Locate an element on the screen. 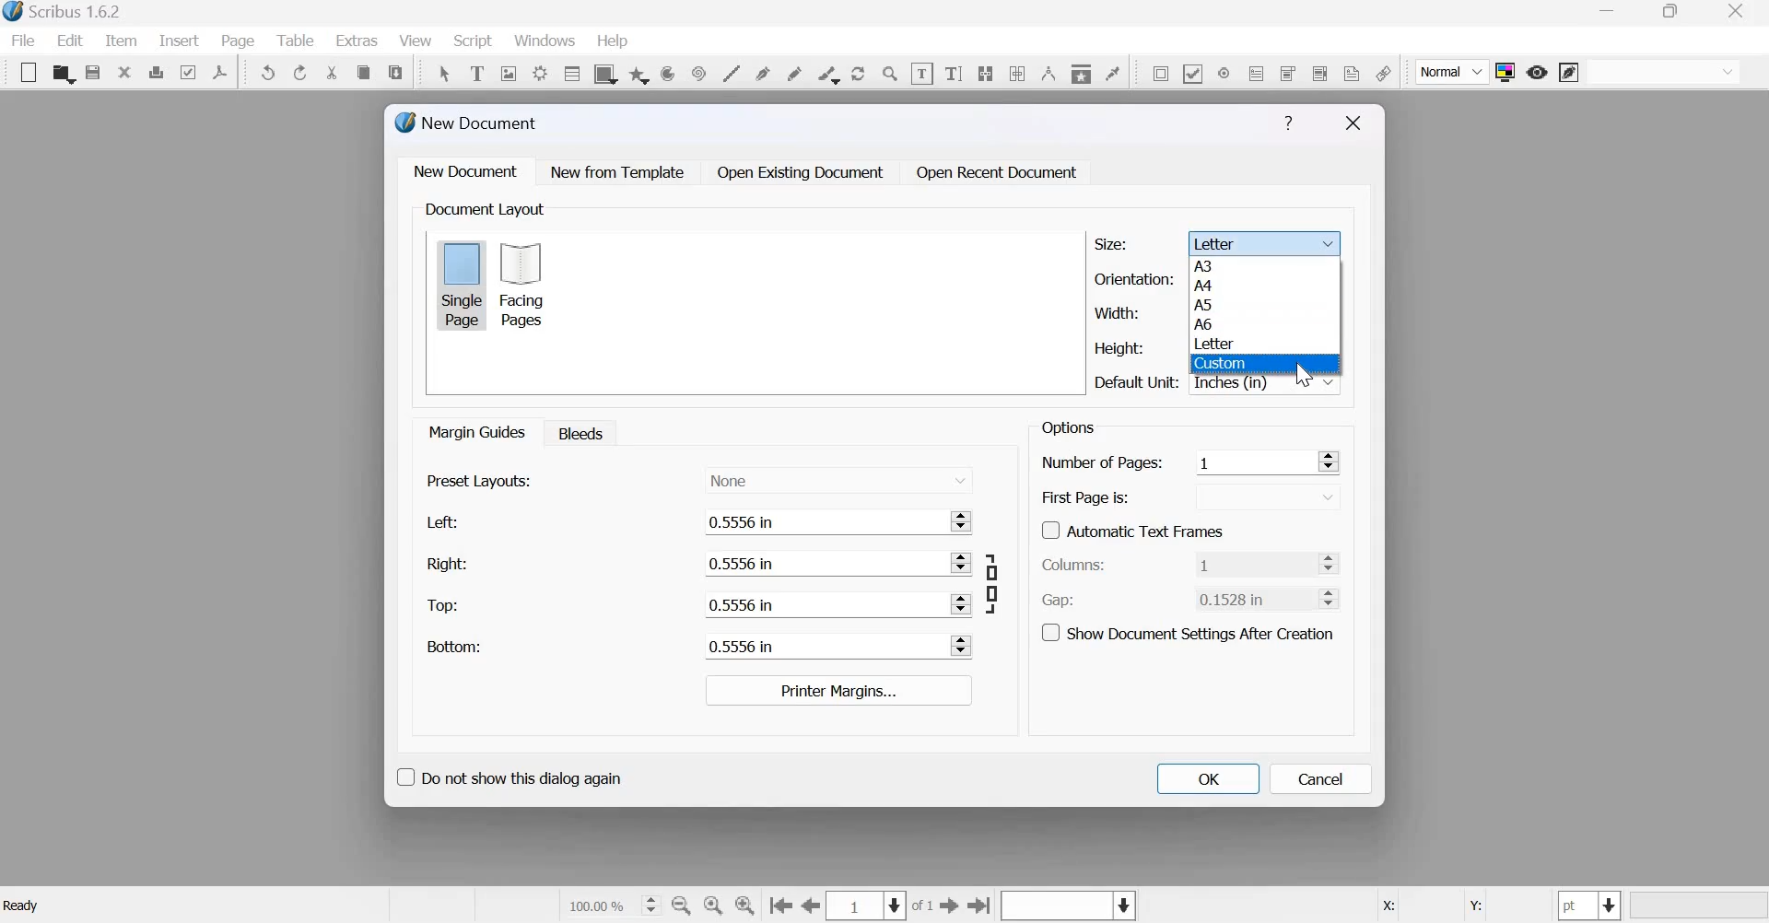 The width and height of the screenshot is (1769, 923). cancel is located at coordinates (1318, 777).